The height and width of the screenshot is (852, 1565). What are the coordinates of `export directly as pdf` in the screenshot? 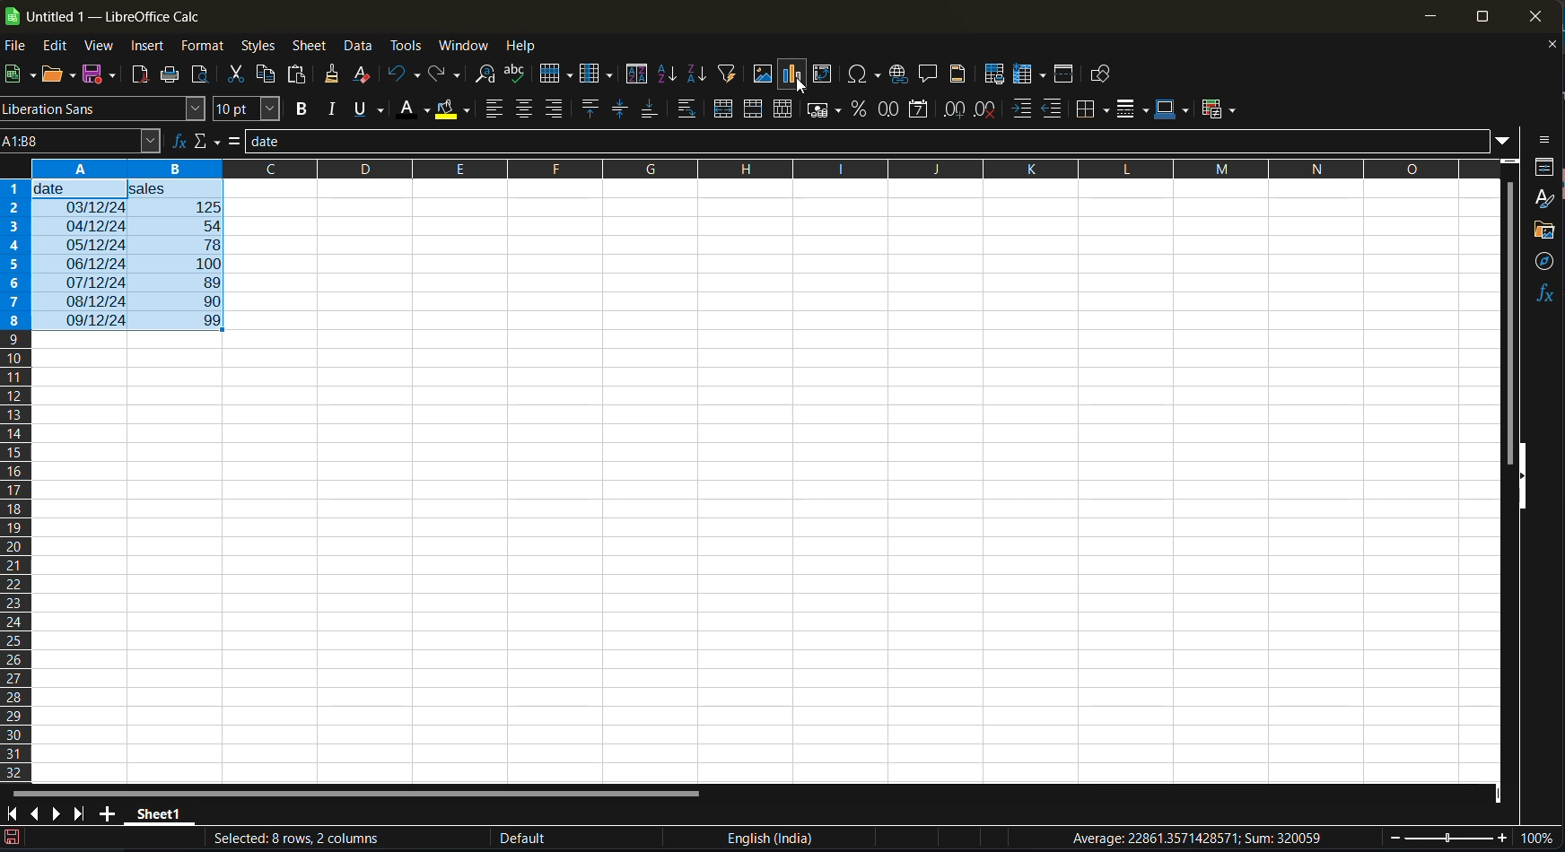 It's located at (141, 75).